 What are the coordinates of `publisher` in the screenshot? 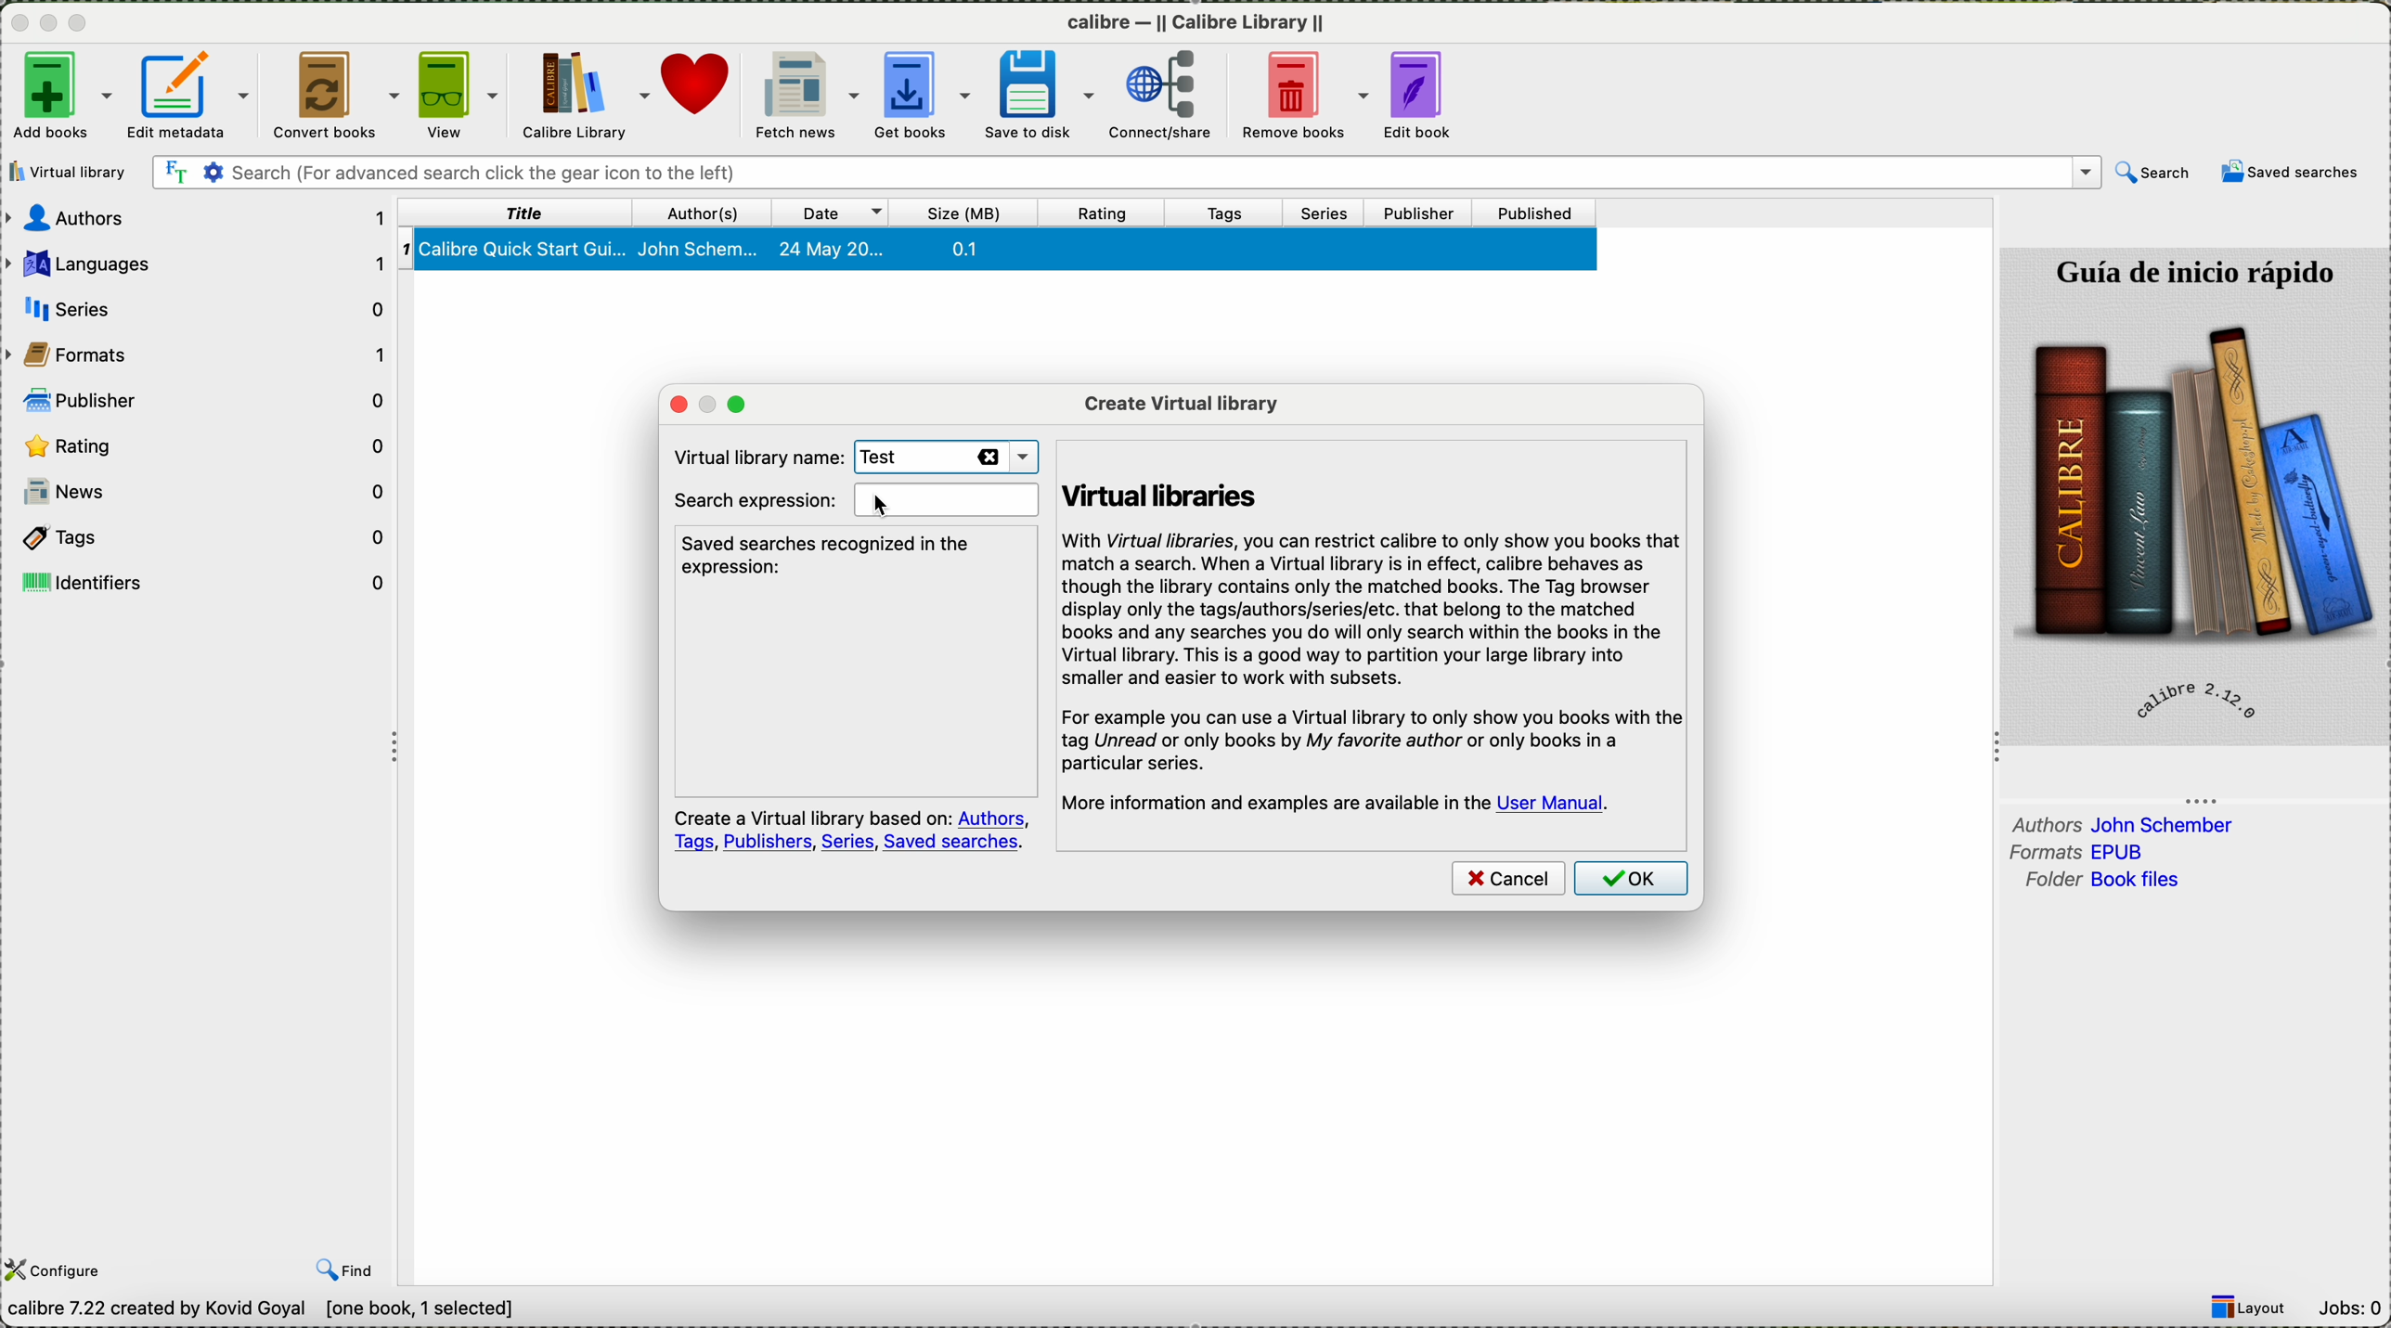 It's located at (1423, 212).